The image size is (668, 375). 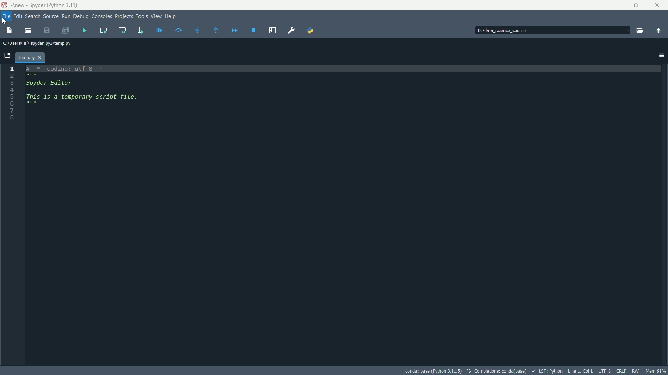 I want to click on file encoding, so click(x=605, y=371).